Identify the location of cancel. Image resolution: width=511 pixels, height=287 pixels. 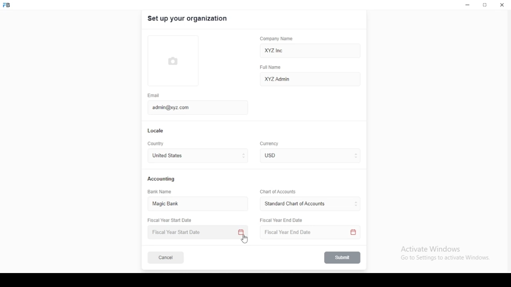
(166, 258).